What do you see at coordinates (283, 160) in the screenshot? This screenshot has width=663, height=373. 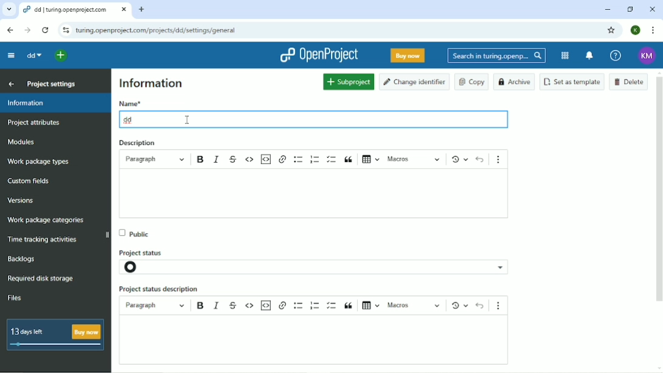 I see `hyperlink` at bounding box center [283, 160].